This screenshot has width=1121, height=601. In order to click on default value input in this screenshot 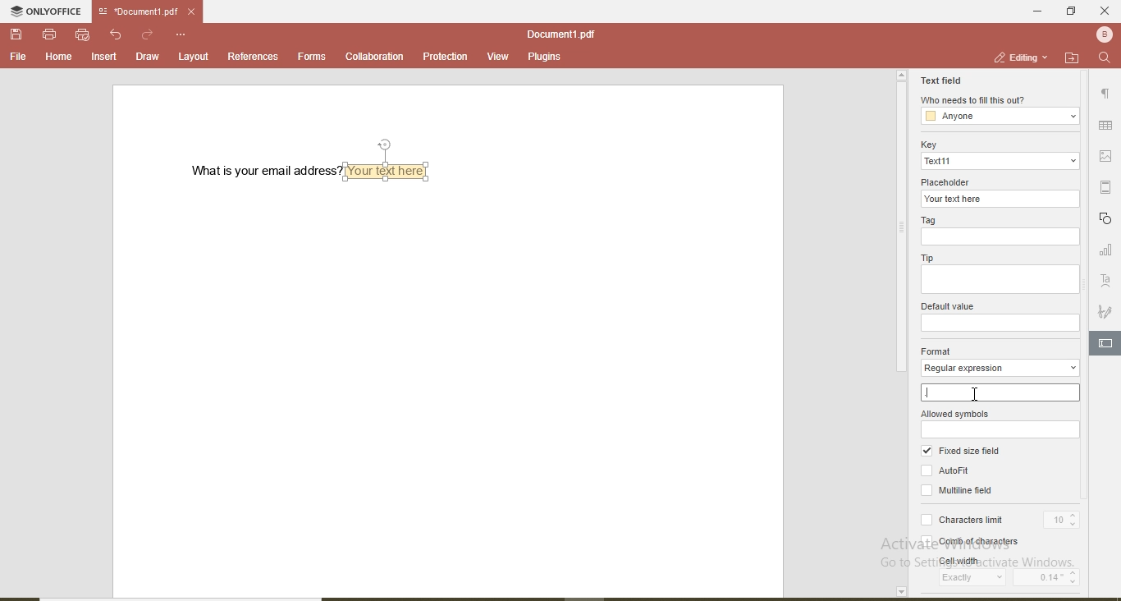, I will do `click(1001, 323)`.